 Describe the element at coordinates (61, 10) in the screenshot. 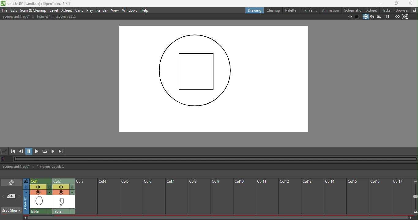

I see `Level Xsheet` at that location.